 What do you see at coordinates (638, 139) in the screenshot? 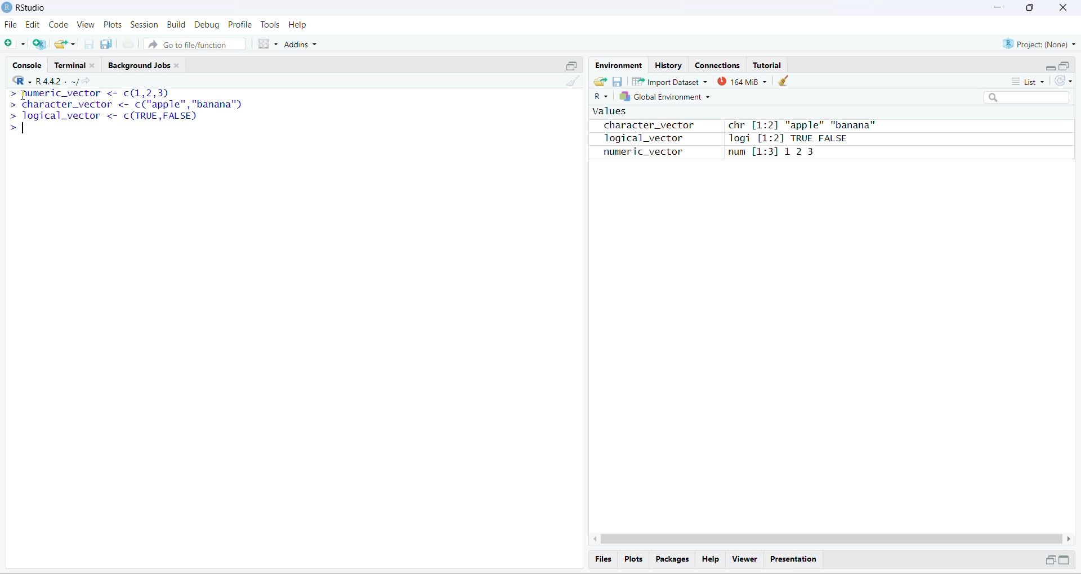
I see `logical_vector` at bounding box center [638, 139].